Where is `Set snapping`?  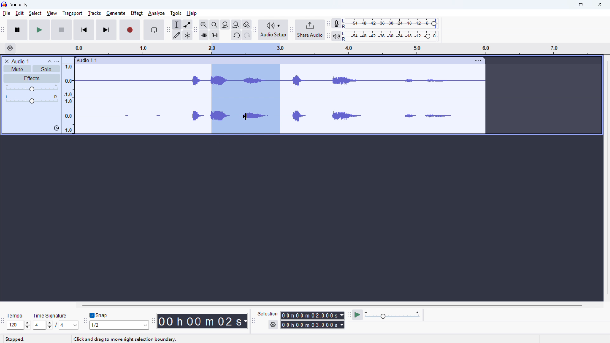 Set snapping is located at coordinates (119, 325).